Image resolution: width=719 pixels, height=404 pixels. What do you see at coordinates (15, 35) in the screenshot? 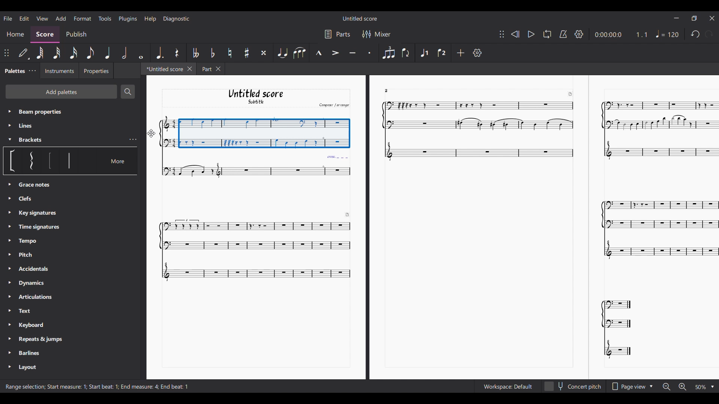
I see `Home ` at bounding box center [15, 35].